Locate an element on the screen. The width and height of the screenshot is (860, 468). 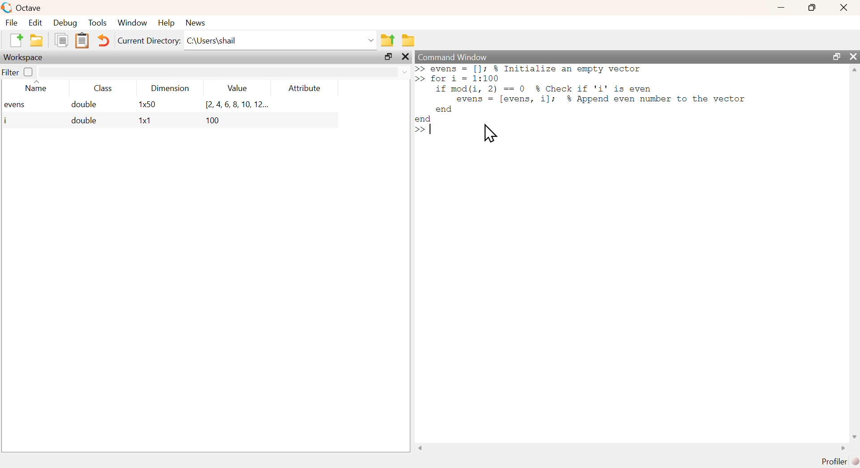
edit is located at coordinates (34, 23).